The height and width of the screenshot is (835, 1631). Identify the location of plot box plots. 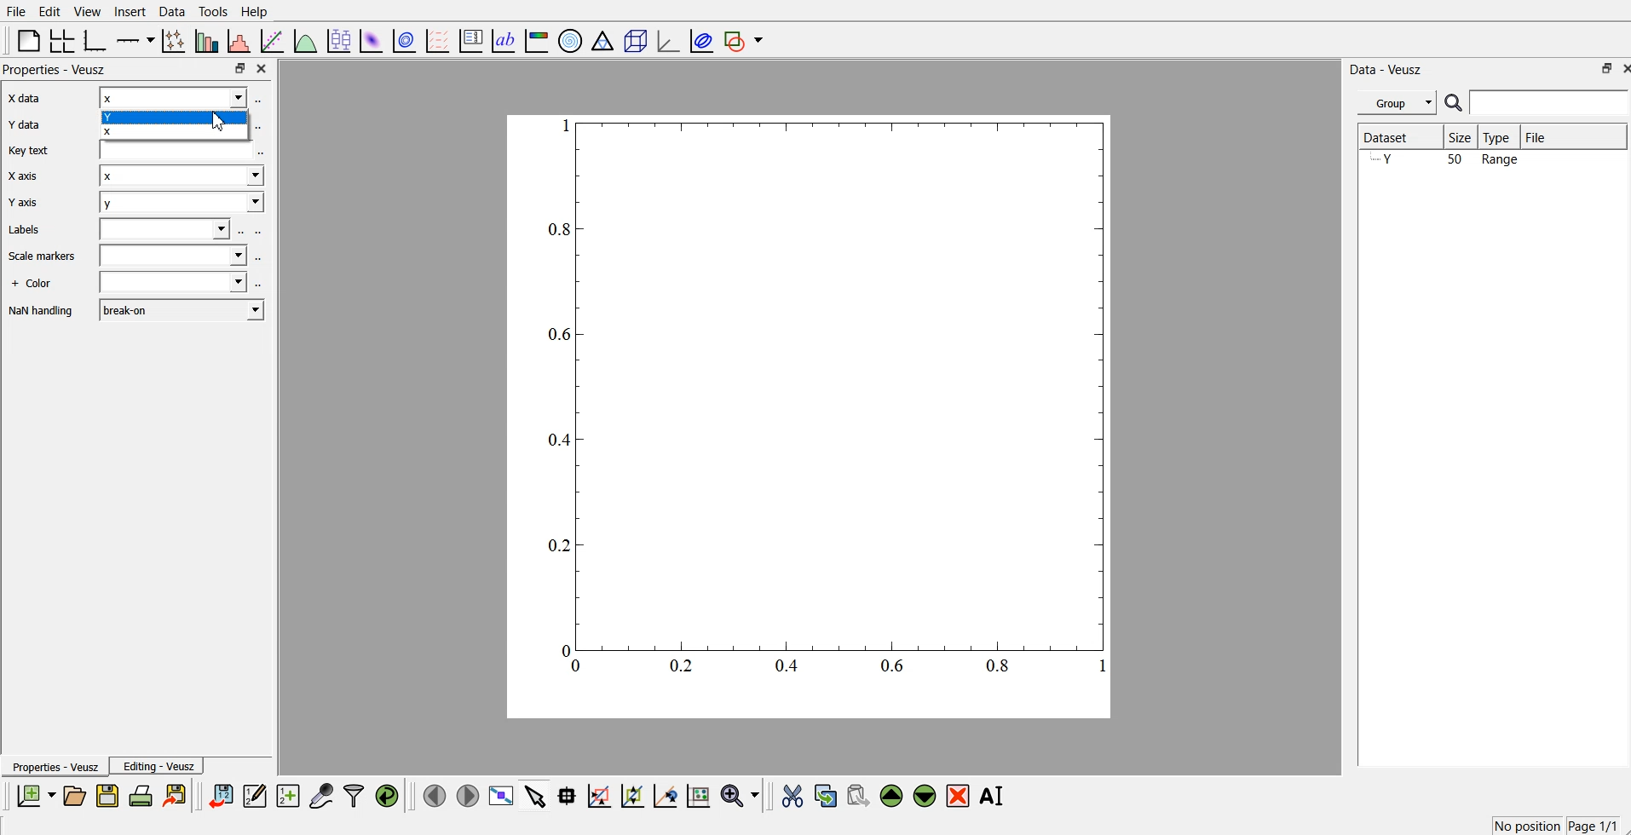
(342, 40).